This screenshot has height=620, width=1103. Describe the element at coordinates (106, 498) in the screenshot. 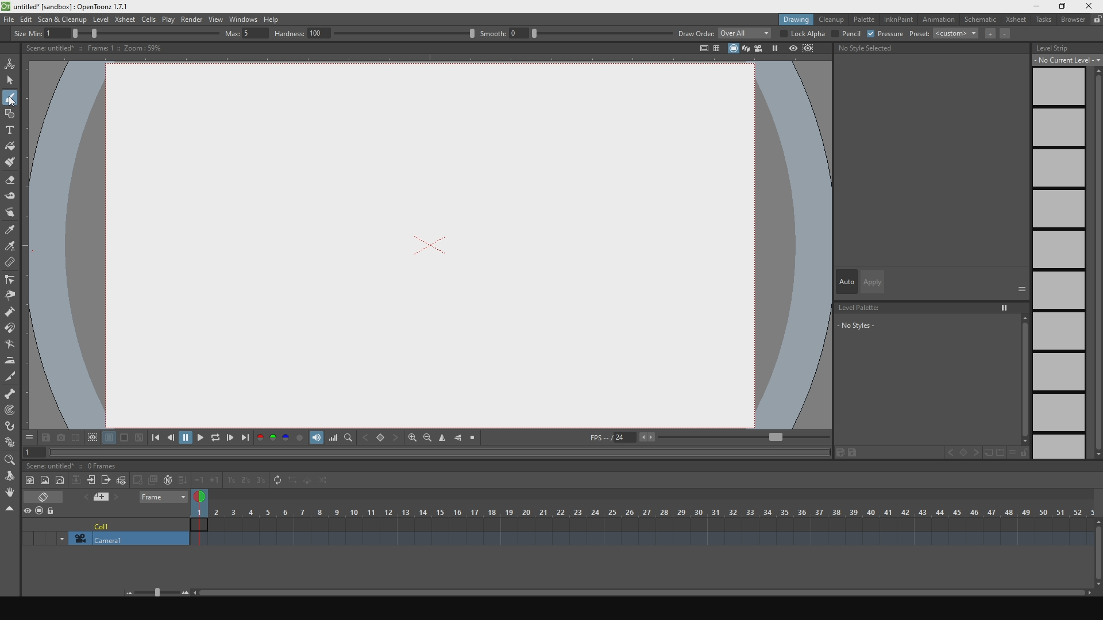

I see `previous and next file` at that location.